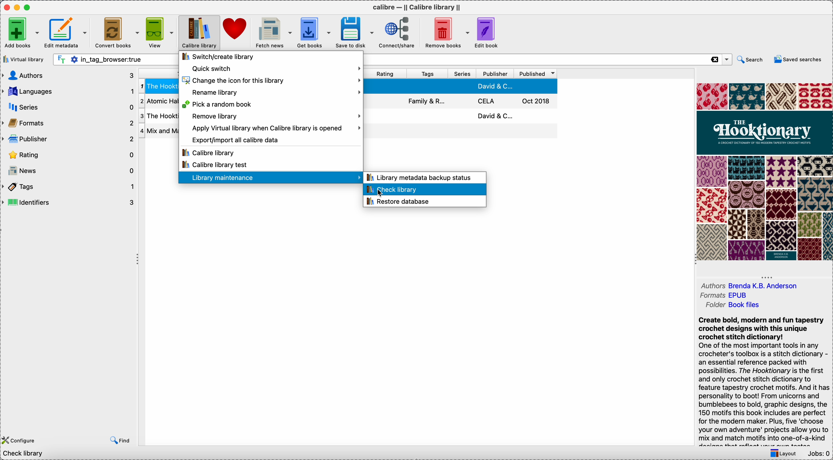 This screenshot has width=833, height=460. I want to click on minimize app, so click(17, 6).